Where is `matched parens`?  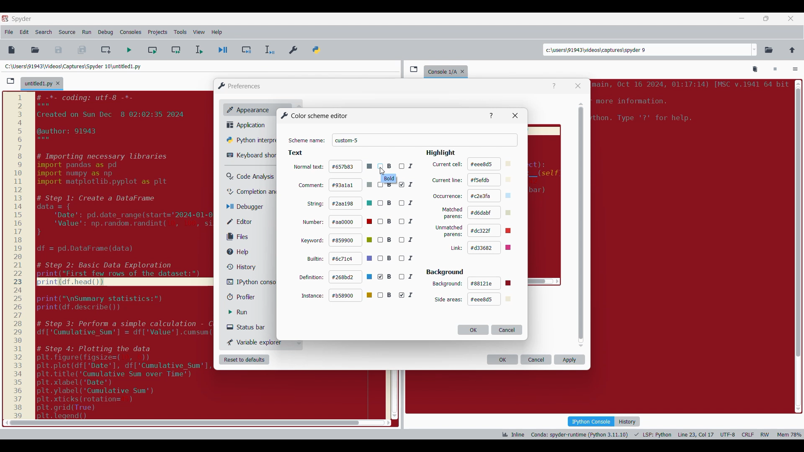
matched parens is located at coordinates (452, 213).